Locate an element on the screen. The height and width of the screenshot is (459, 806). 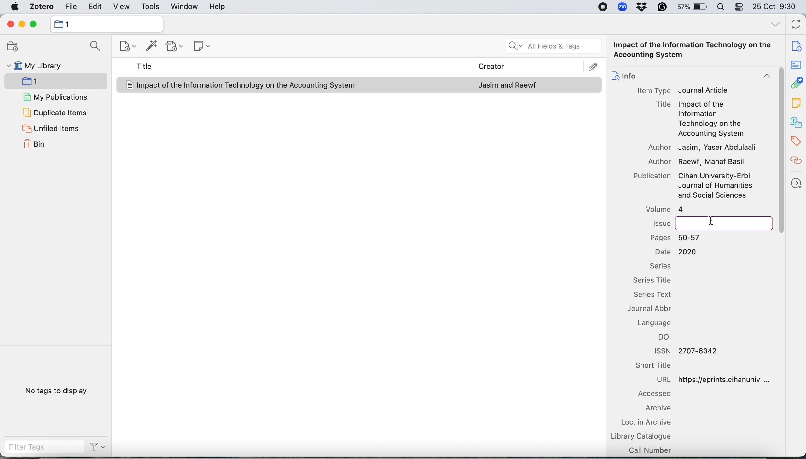
library and collections is located at coordinates (795, 121).